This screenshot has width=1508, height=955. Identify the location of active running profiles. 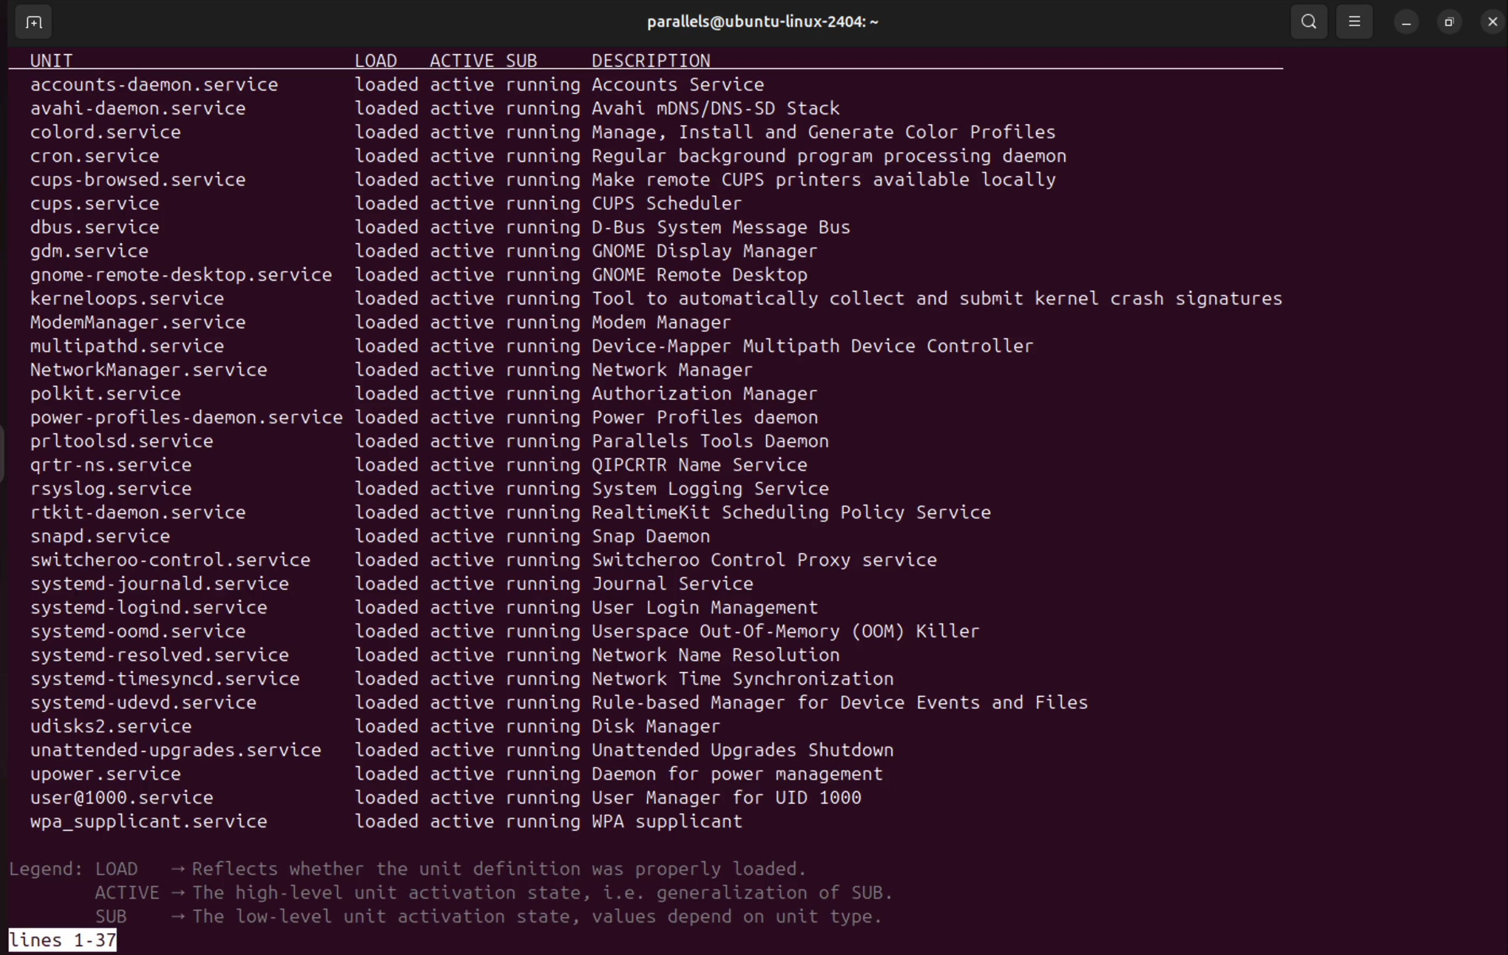
(631, 421).